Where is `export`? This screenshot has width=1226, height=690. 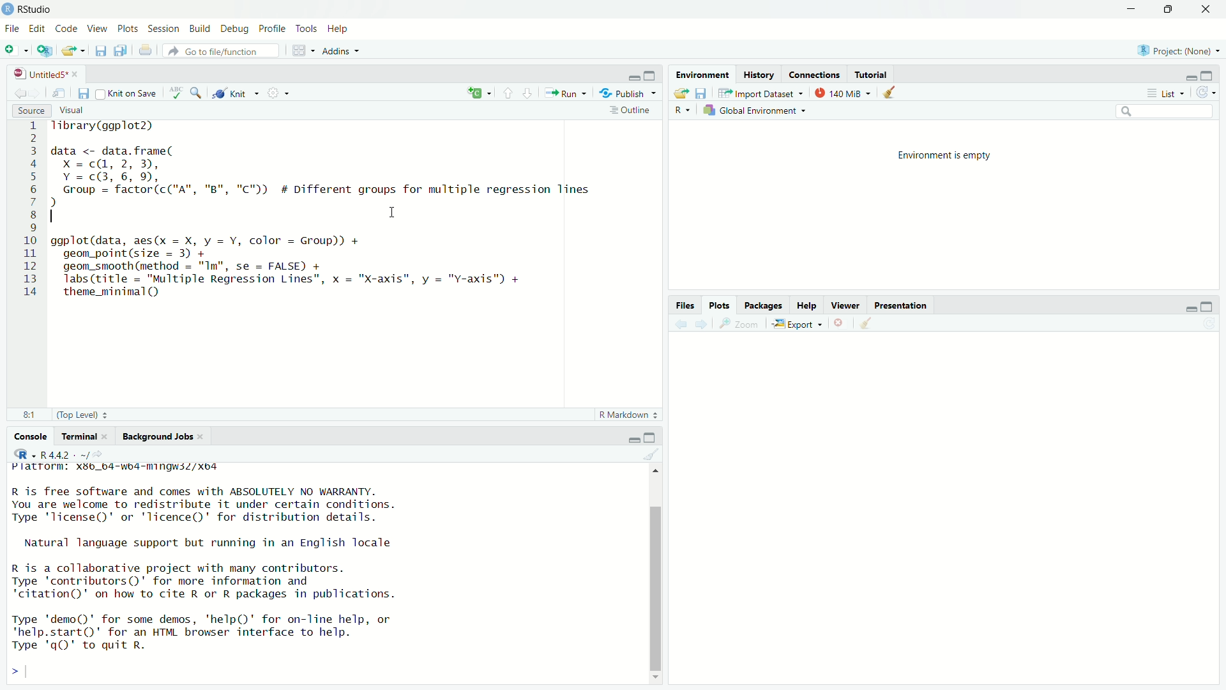
export is located at coordinates (681, 93).